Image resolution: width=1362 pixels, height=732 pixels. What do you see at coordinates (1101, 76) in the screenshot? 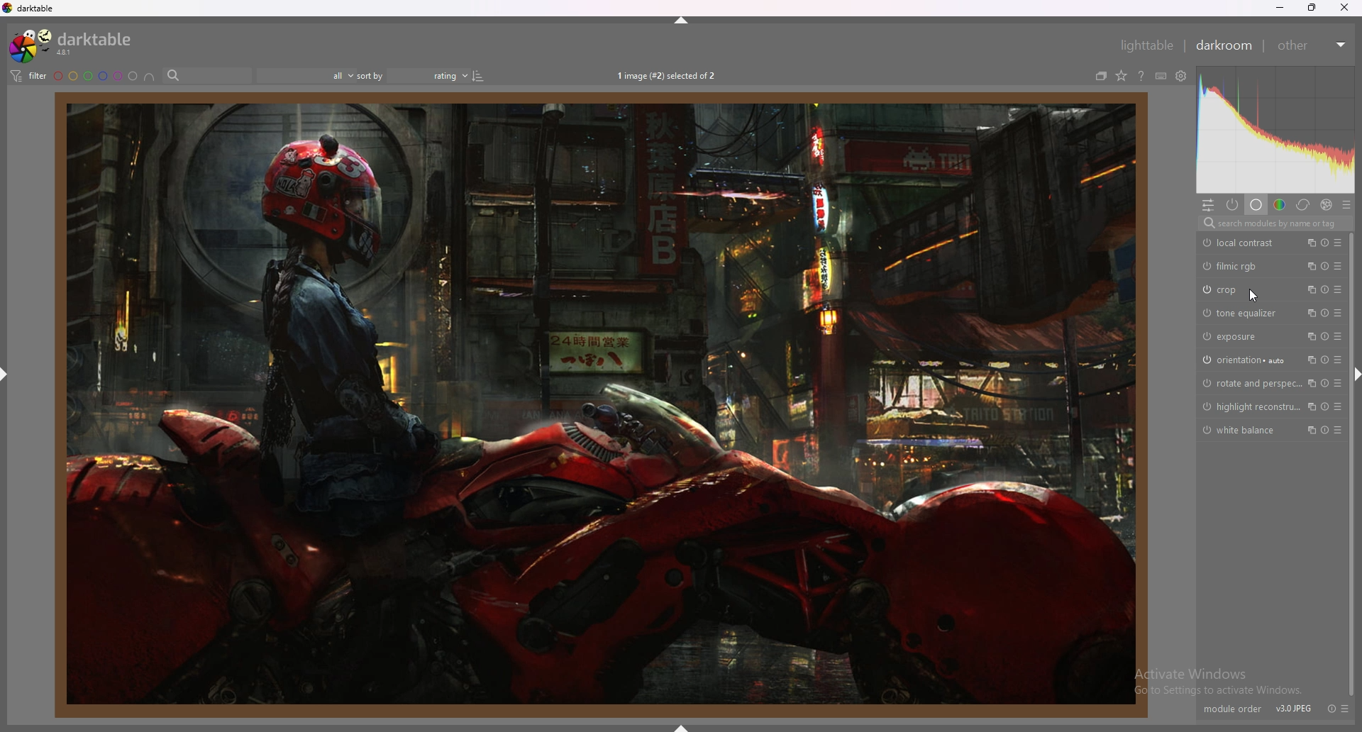
I see `collapse grouped images` at bounding box center [1101, 76].